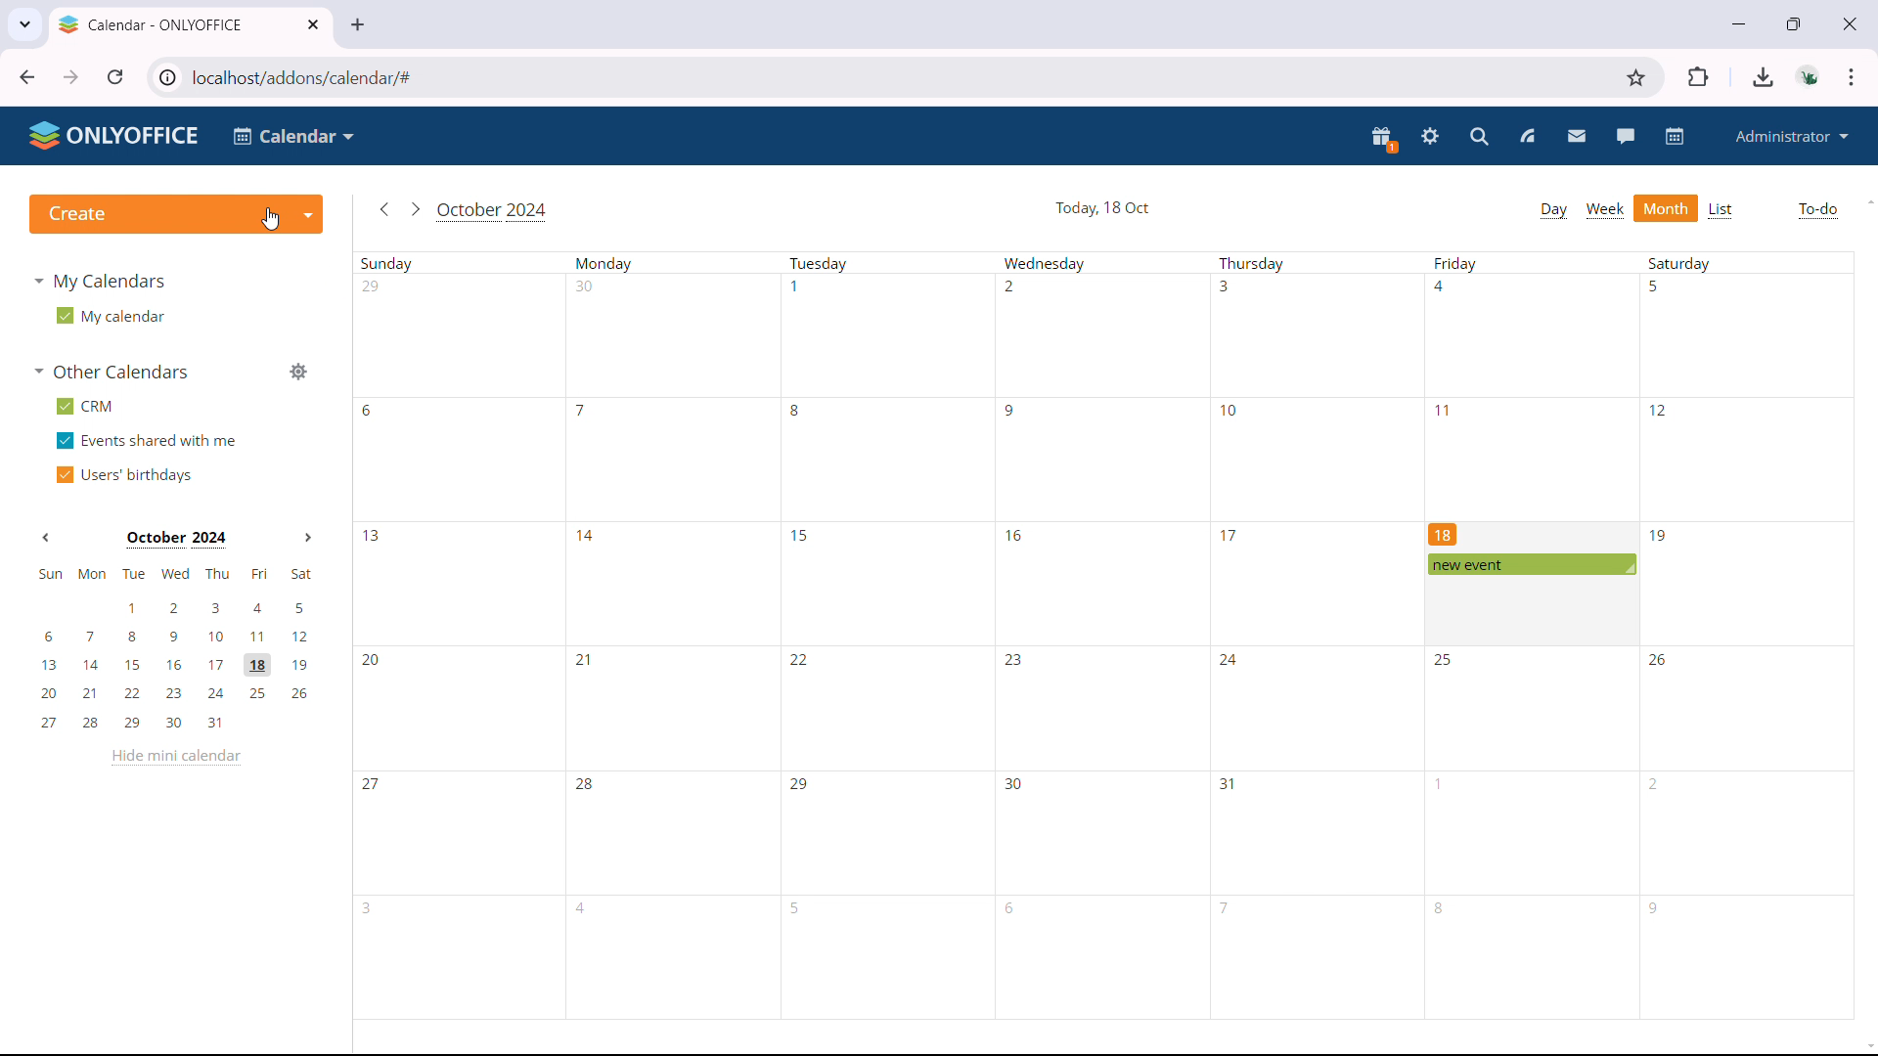  I want to click on 7, so click(1226, 906).